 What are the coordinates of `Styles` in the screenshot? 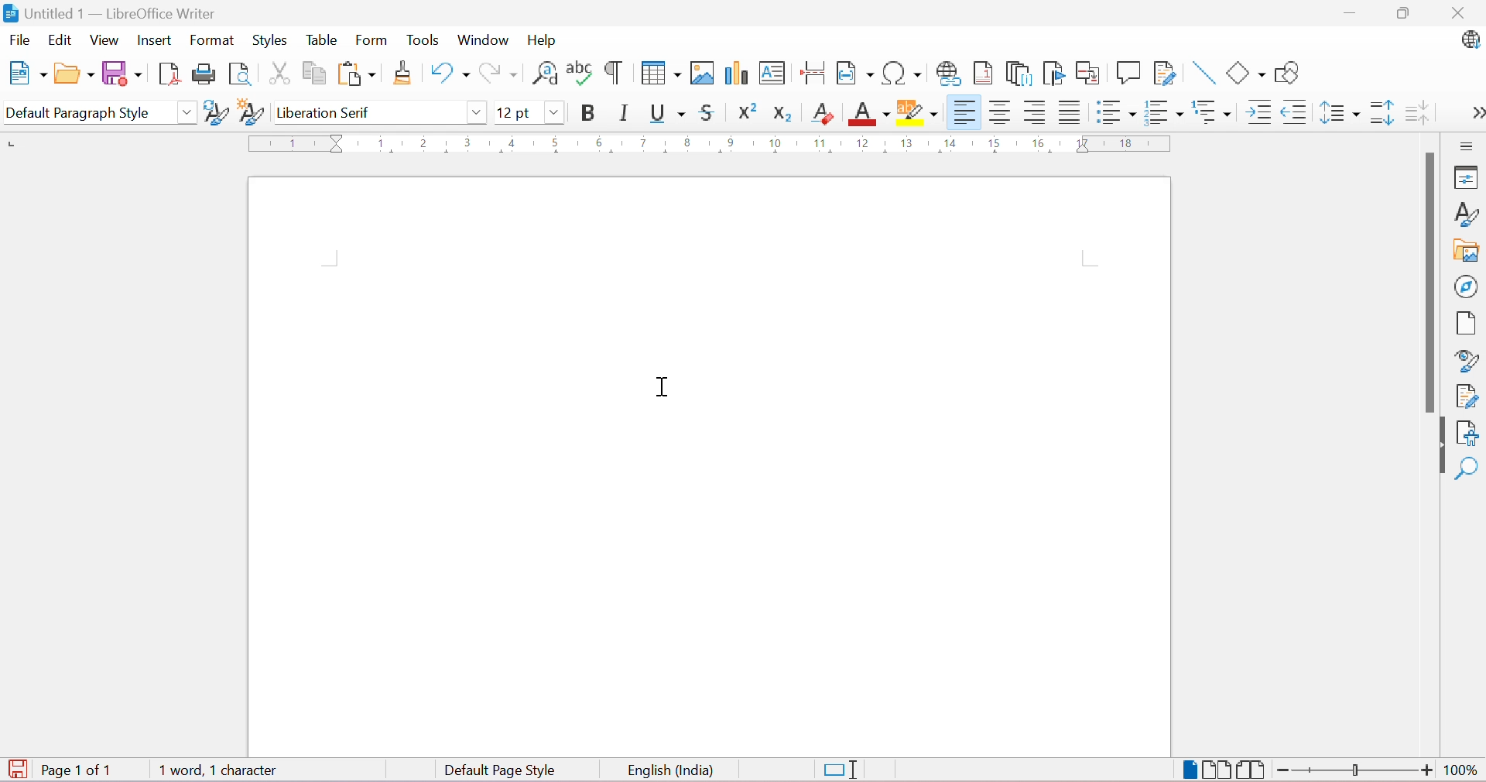 It's located at (268, 39).